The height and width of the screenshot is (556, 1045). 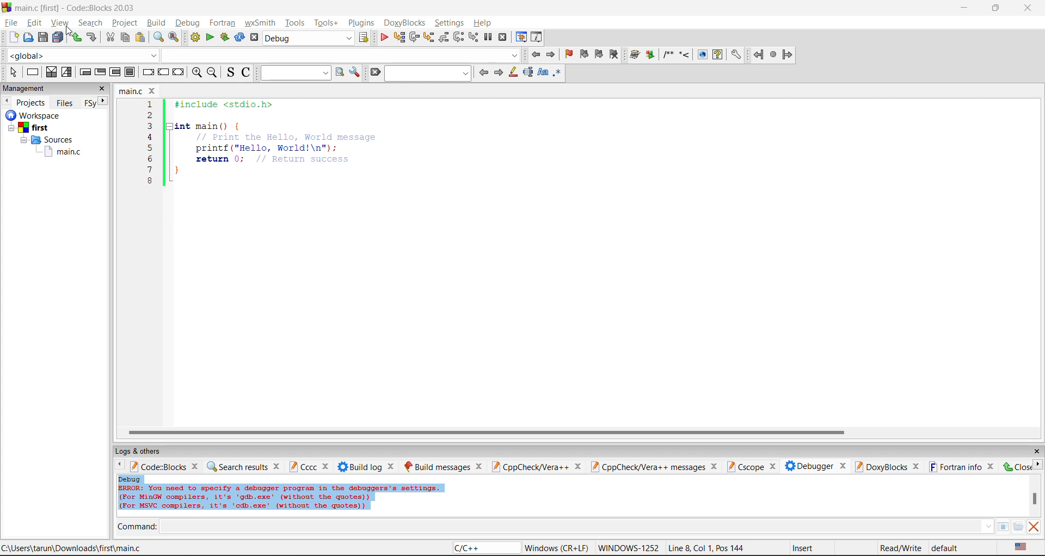 I want to click on 'WINDOWS-1252, so click(x=628, y=548).